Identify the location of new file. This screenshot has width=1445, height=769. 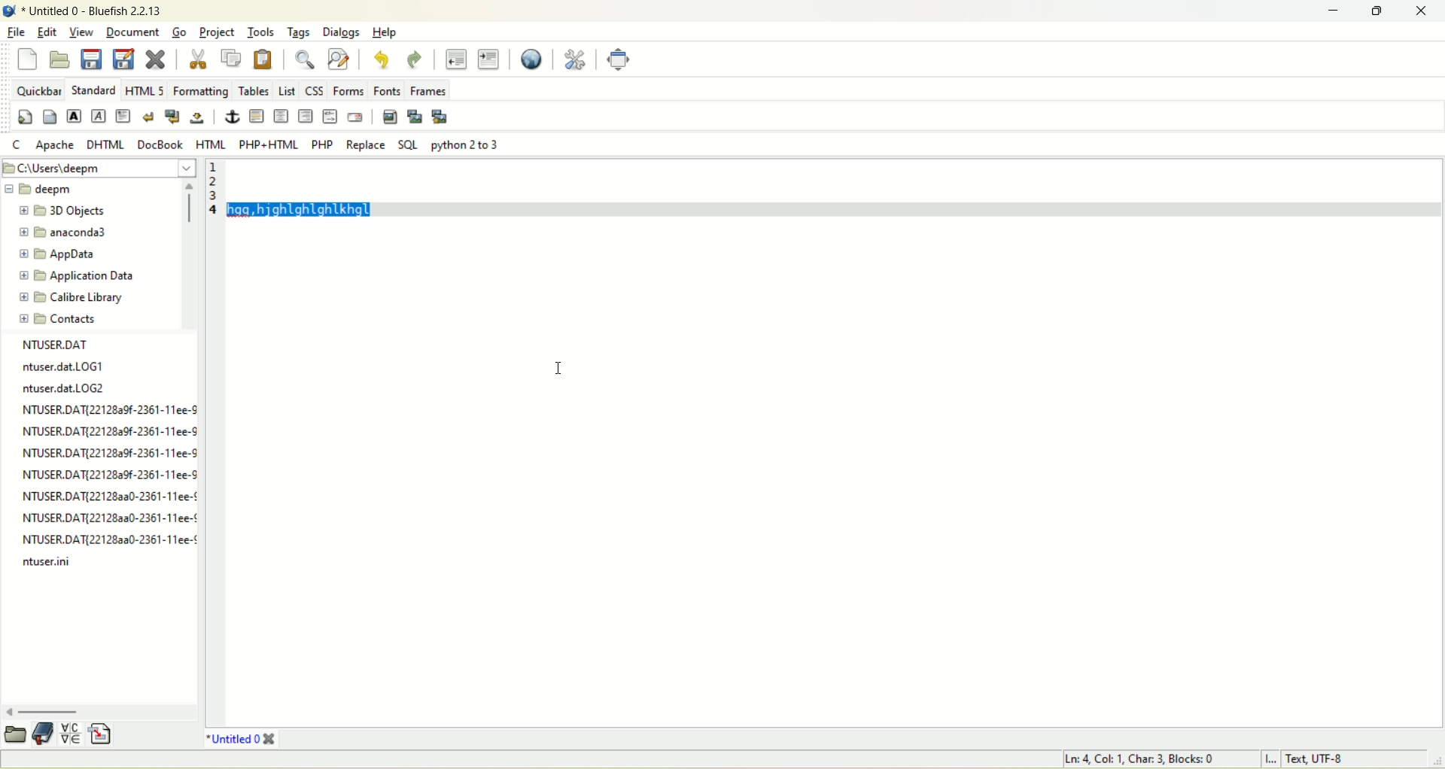
(29, 59).